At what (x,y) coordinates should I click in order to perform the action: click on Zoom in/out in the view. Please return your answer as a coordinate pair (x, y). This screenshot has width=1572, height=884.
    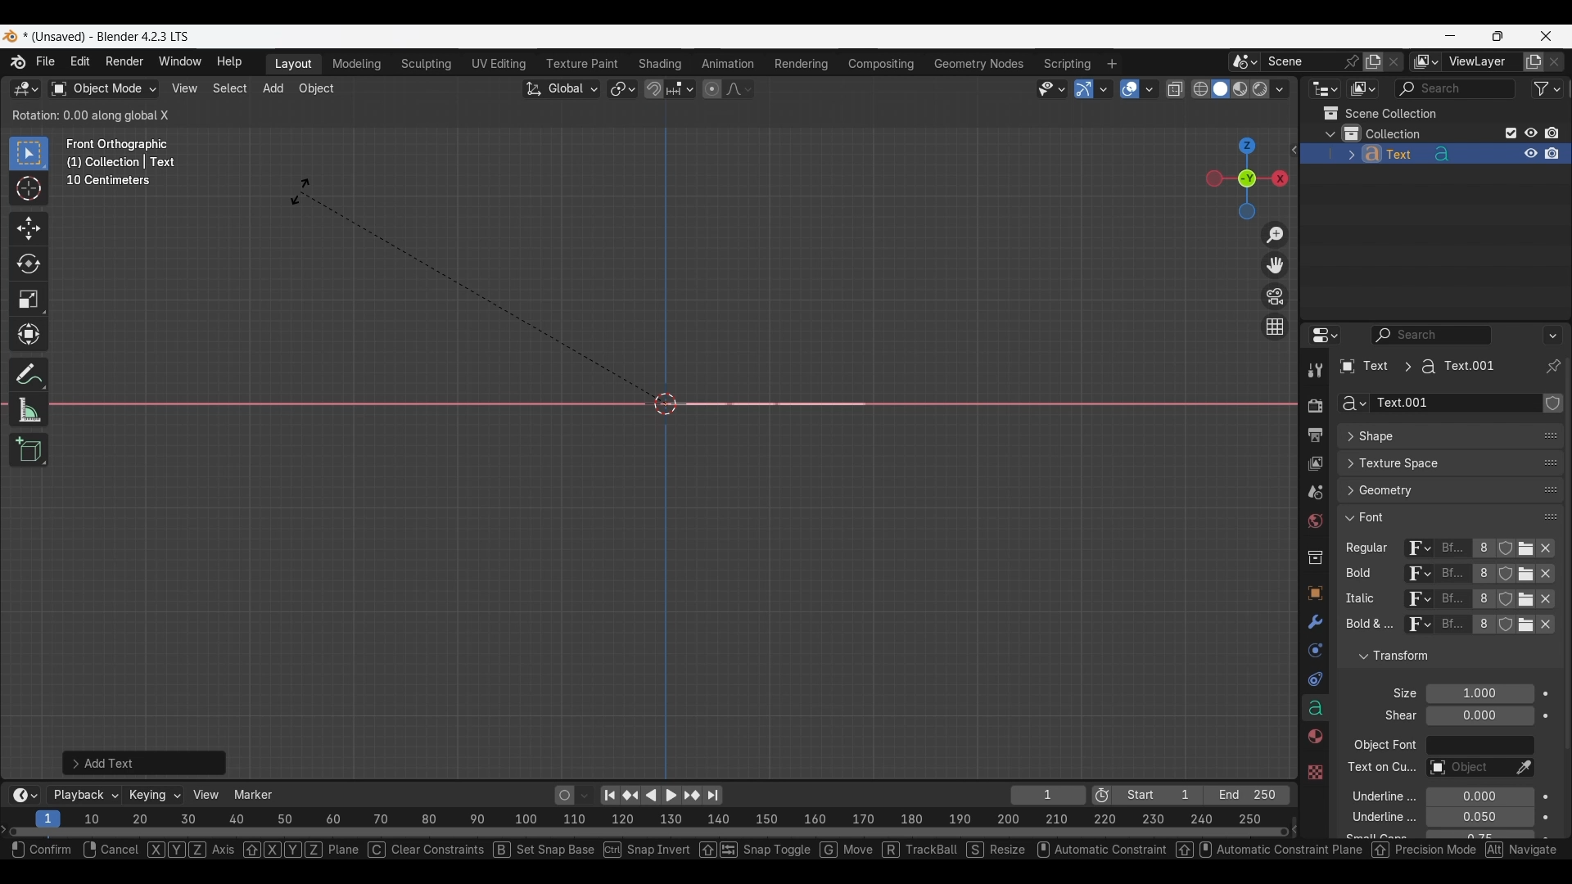
    Looking at the image, I should click on (1274, 236).